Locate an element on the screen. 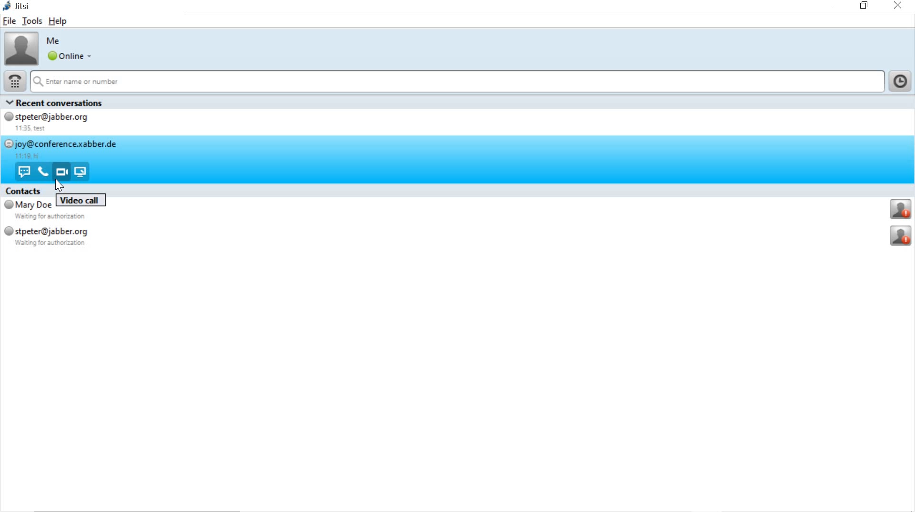 Image resolution: width=915 pixels, height=512 pixels. send message is located at coordinates (23, 171).